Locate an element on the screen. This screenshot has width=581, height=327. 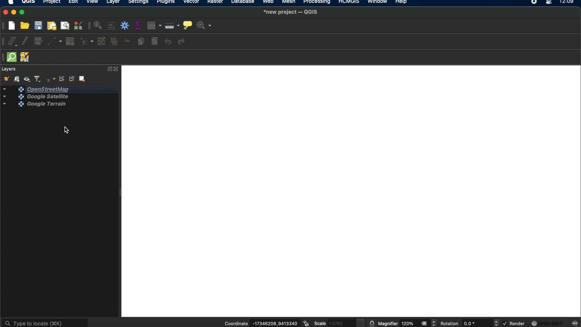
save project t is located at coordinates (39, 25).